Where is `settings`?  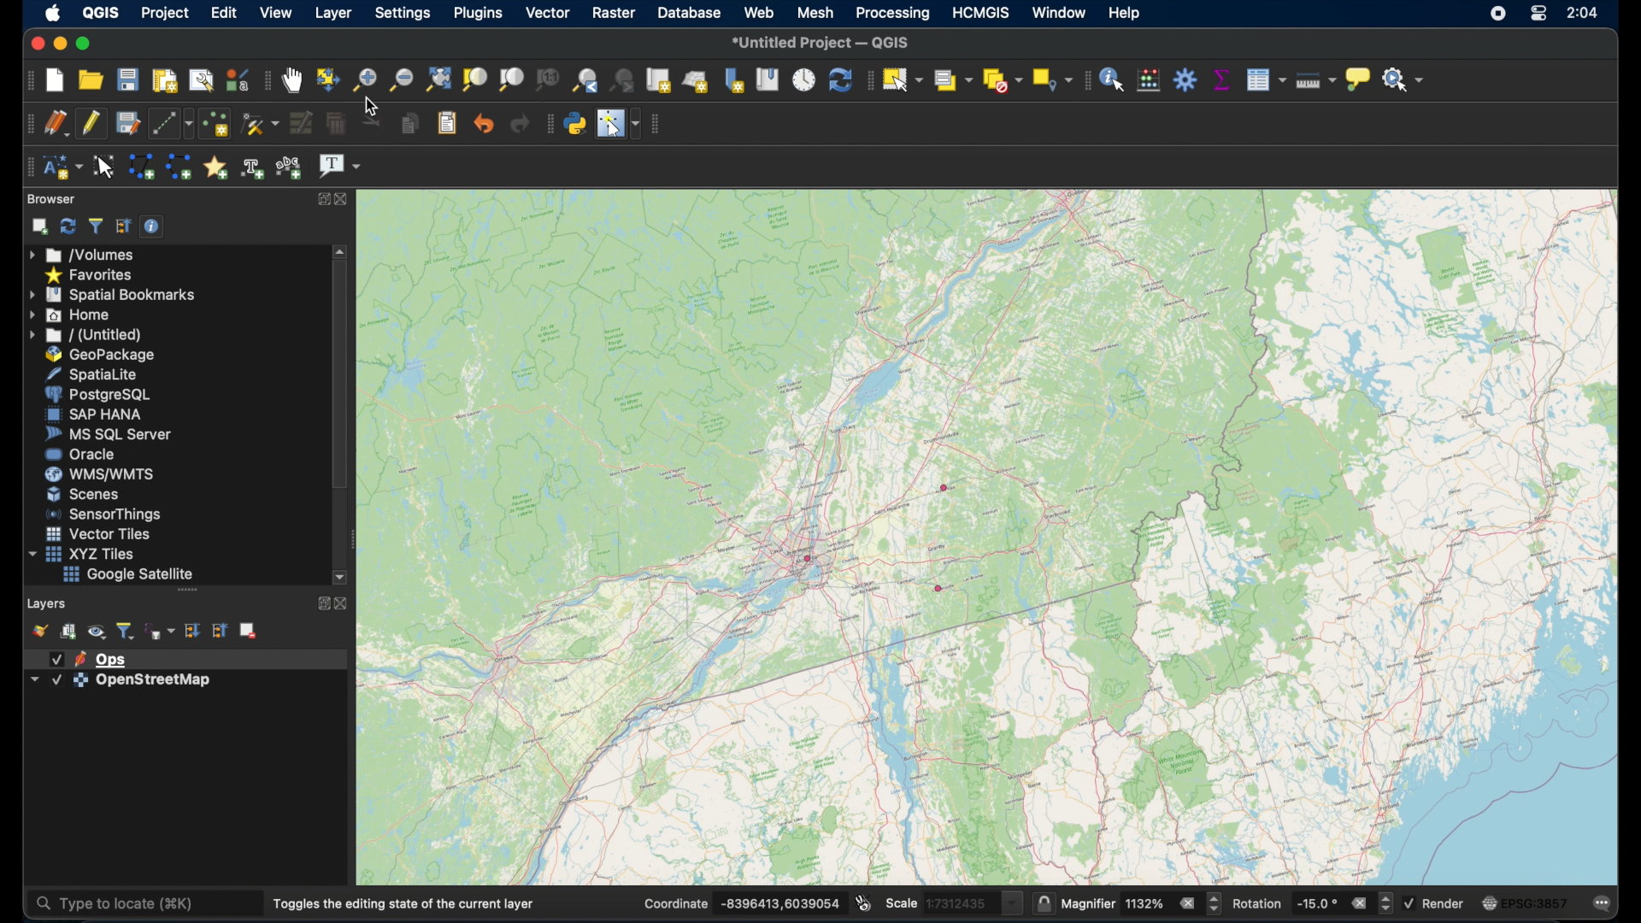
settings is located at coordinates (404, 15).